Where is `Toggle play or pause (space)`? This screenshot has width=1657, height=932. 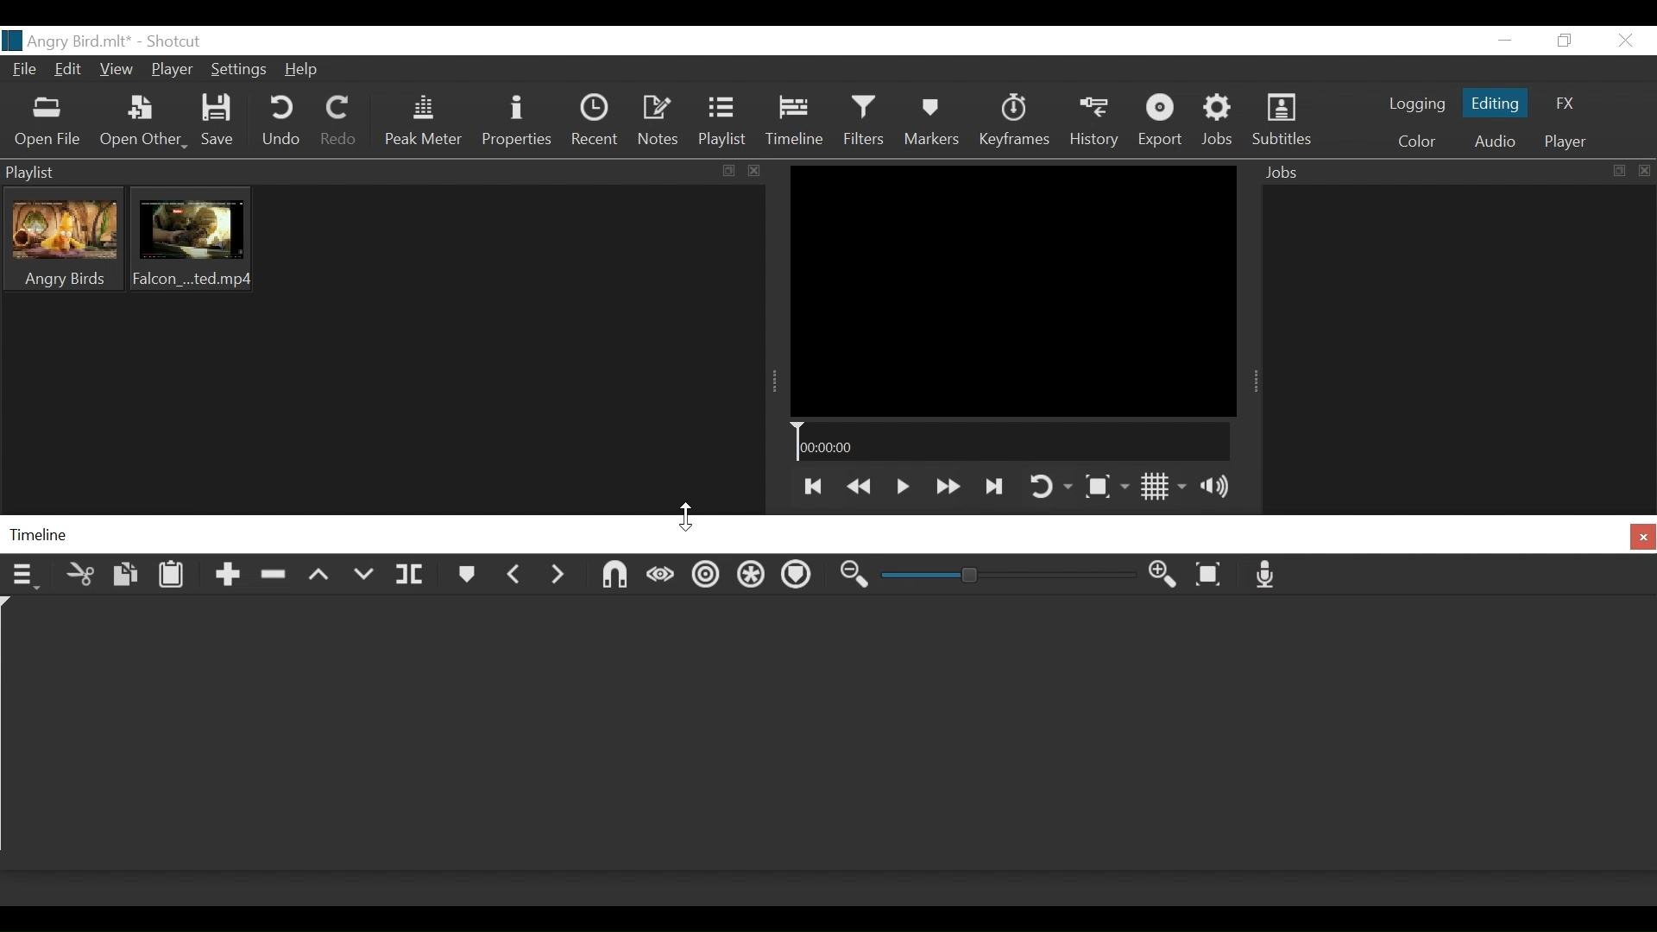 Toggle play or pause (space) is located at coordinates (902, 487).